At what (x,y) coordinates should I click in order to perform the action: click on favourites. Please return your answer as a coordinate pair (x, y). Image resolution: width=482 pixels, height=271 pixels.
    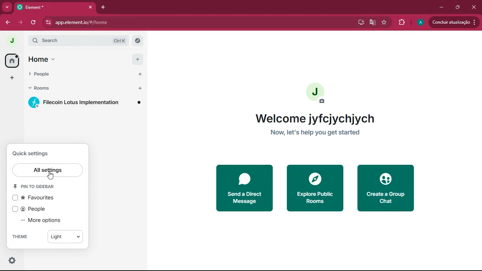
    Looking at the image, I should click on (36, 198).